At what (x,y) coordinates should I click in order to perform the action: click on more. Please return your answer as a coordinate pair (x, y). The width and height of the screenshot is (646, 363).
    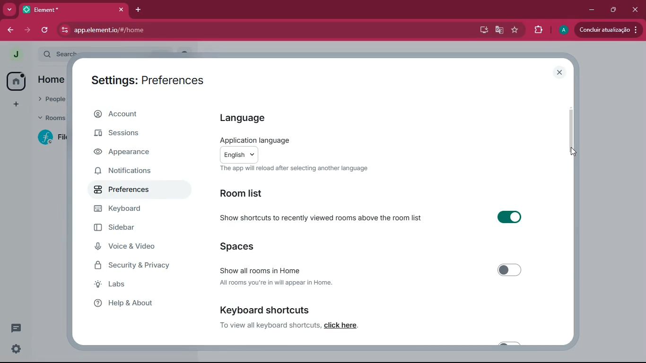
    Looking at the image, I should click on (8, 10).